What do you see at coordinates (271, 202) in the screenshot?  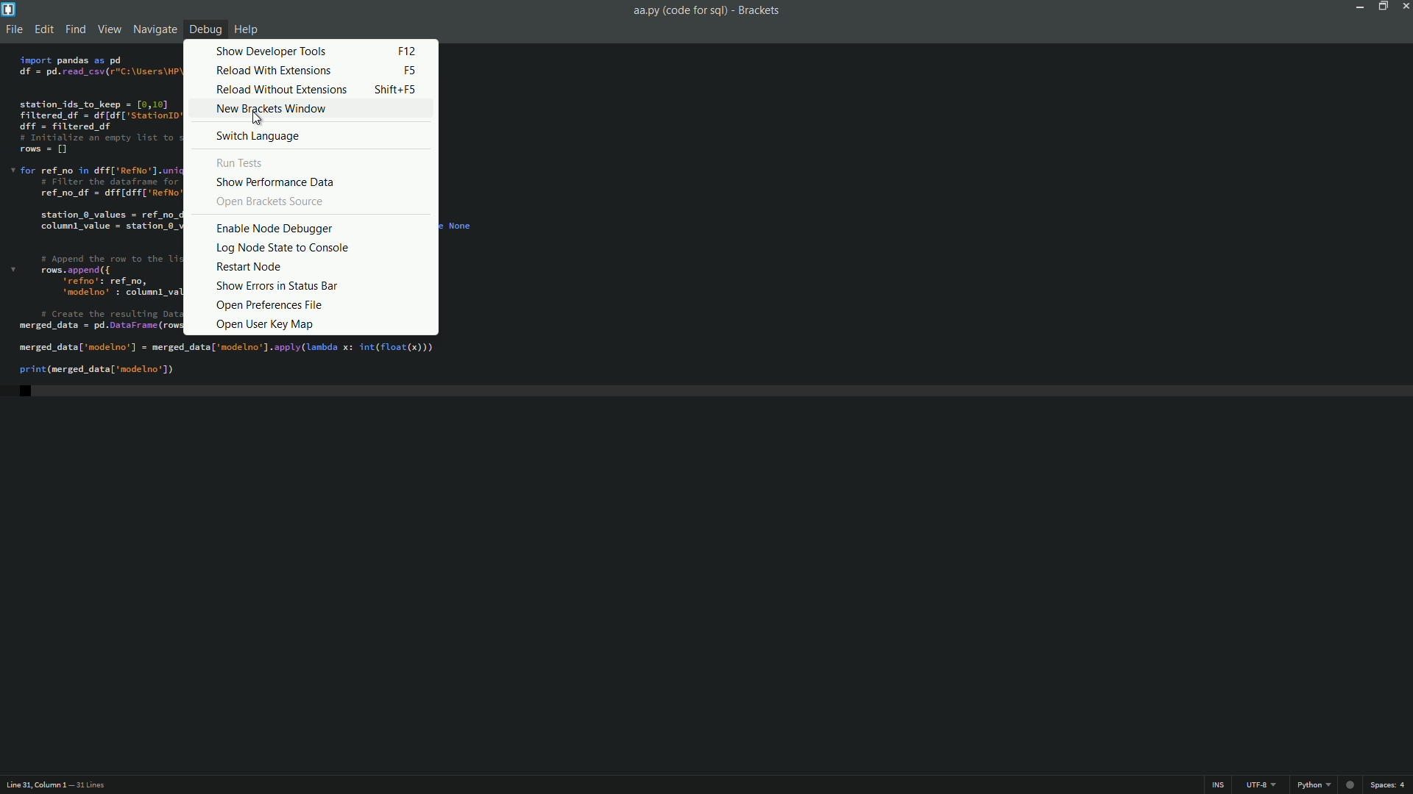 I see `Open brackets source` at bounding box center [271, 202].